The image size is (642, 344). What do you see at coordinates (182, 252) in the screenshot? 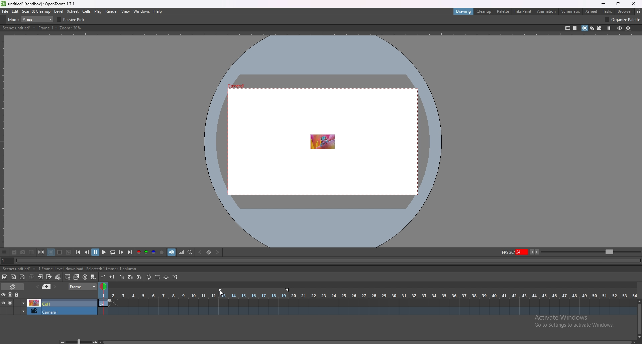
I see `histogram` at bounding box center [182, 252].